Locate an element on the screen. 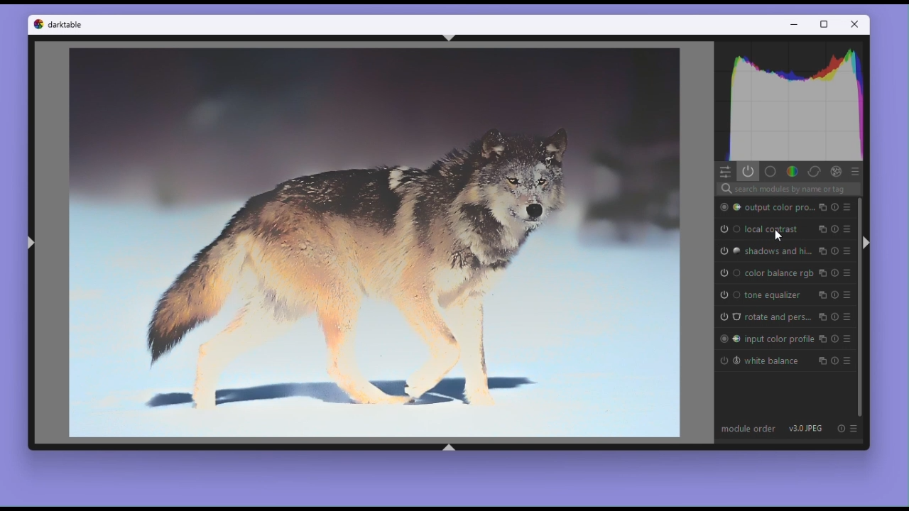 The image size is (909, 511). reset parameters is located at coordinates (832, 363).